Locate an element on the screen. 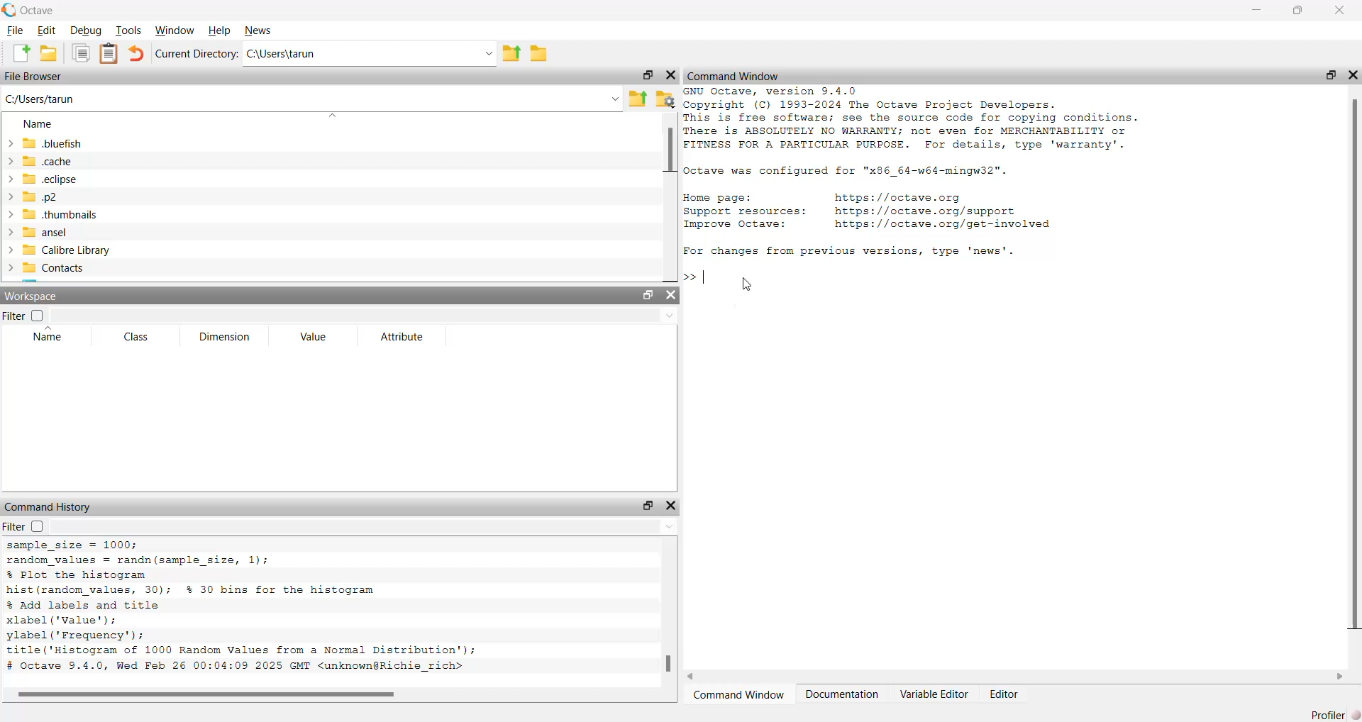  Command Window is located at coordinates (740, 696).